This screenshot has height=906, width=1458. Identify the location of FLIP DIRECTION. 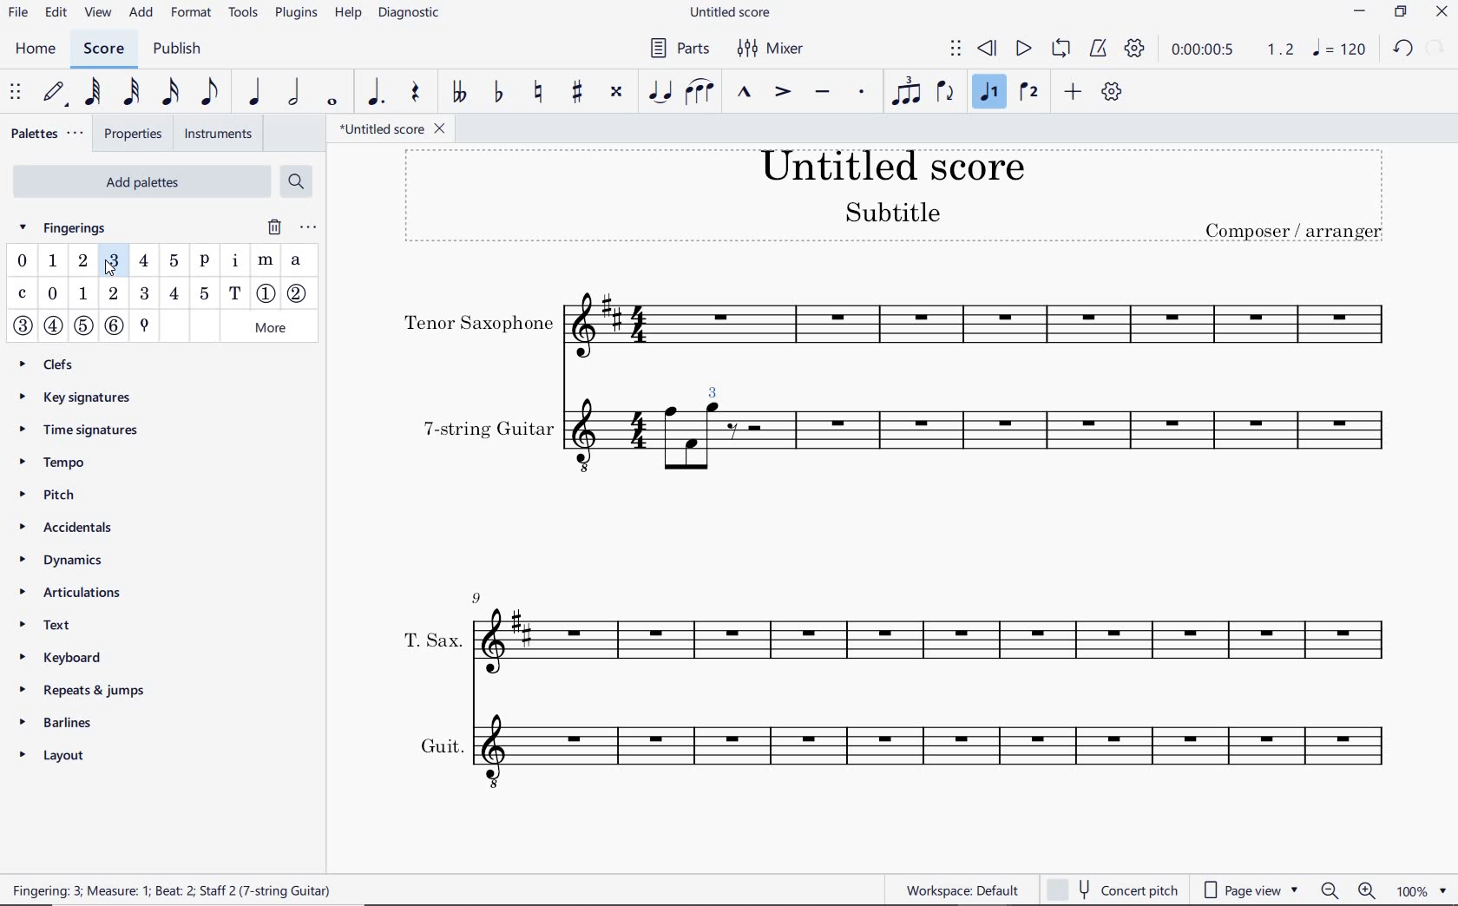
(945, 92).